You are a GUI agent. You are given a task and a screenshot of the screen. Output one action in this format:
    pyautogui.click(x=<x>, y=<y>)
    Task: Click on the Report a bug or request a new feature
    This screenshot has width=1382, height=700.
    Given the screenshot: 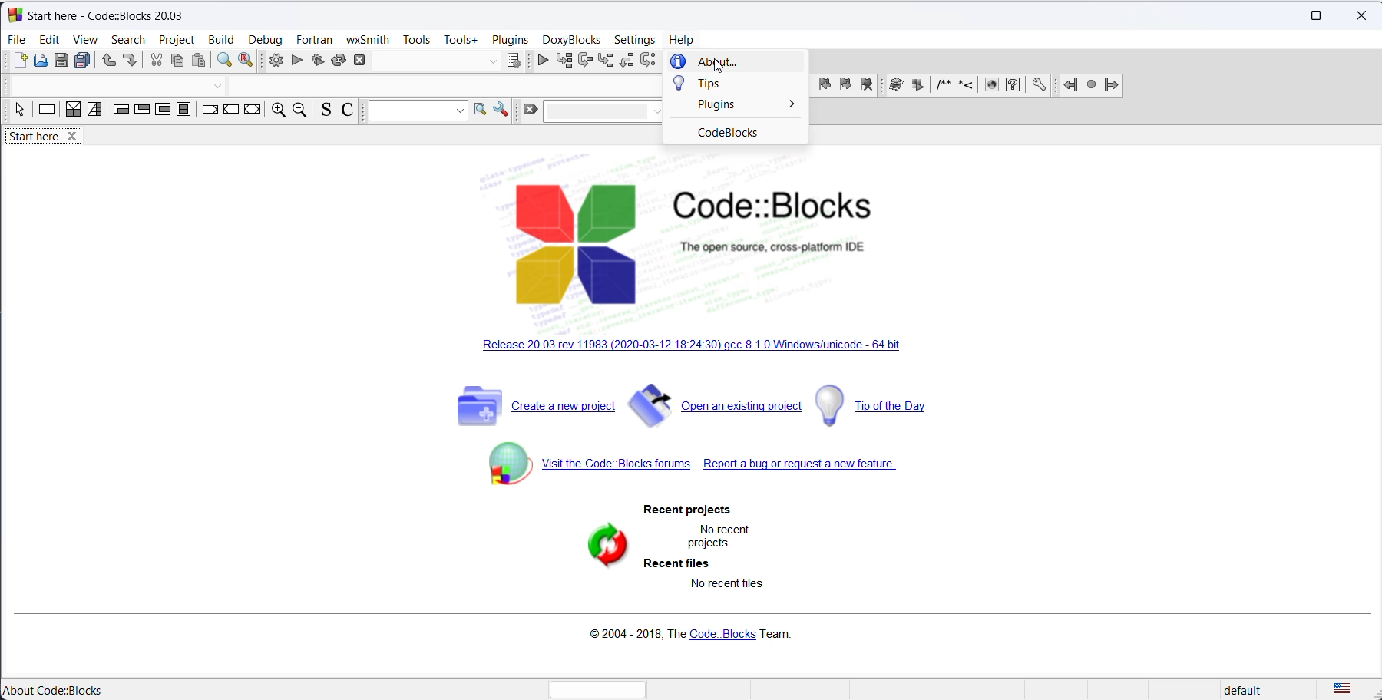 What is the action you would take?
    pyautogui.click(x=805, y=466)
    